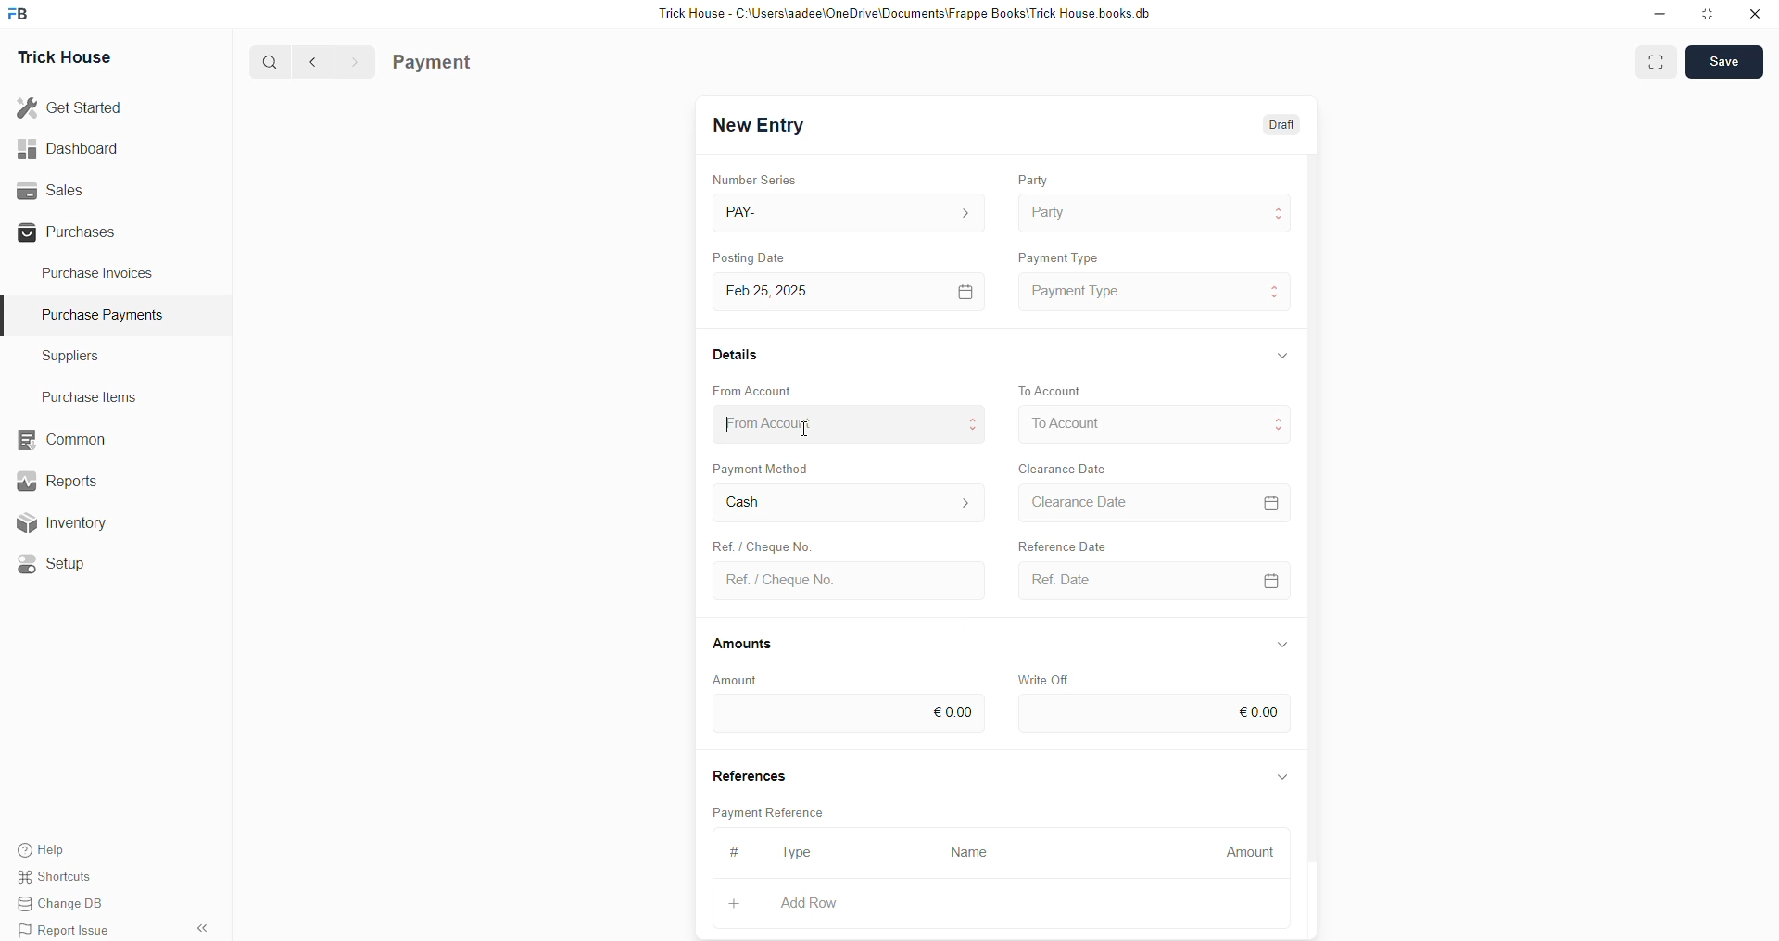 This screenshot has width=1779, height=941. What do you see at coordinates (64, 479) in the screenshot?
I see `Reports` at bounding box center [64, 479].